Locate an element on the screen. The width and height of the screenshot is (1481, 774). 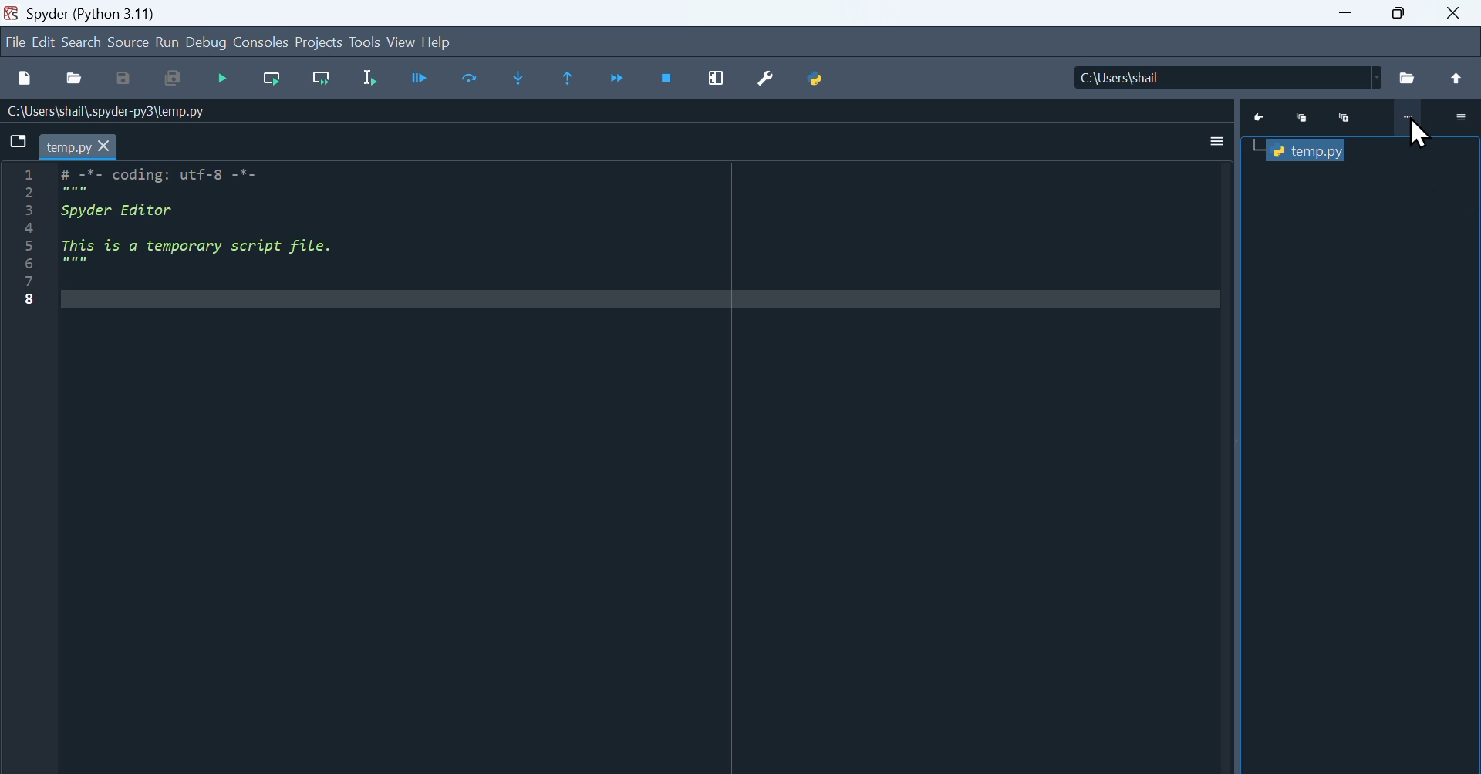
Python path manager is located at coordinates (816, 79).